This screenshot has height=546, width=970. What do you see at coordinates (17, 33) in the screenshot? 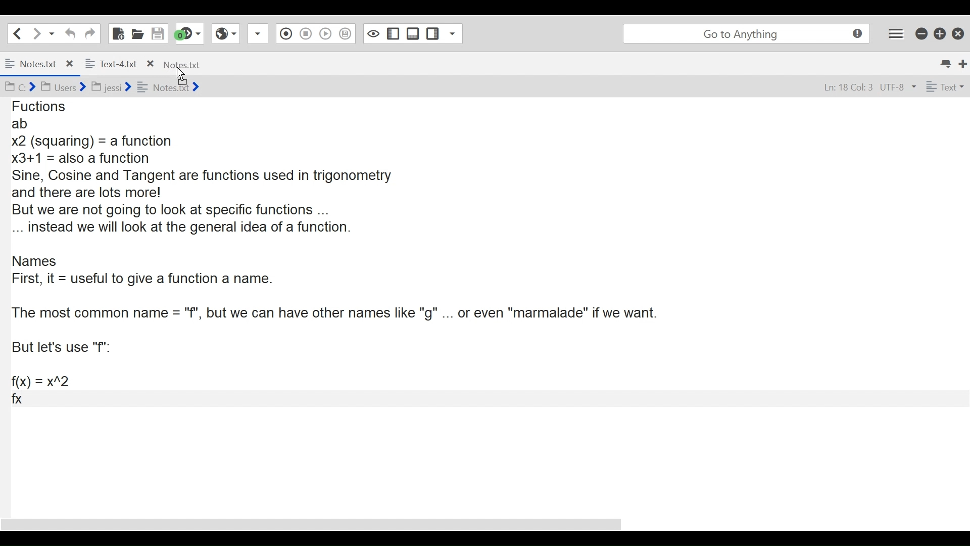
I see `Go back one loaction` at bounding box center [17, 33].